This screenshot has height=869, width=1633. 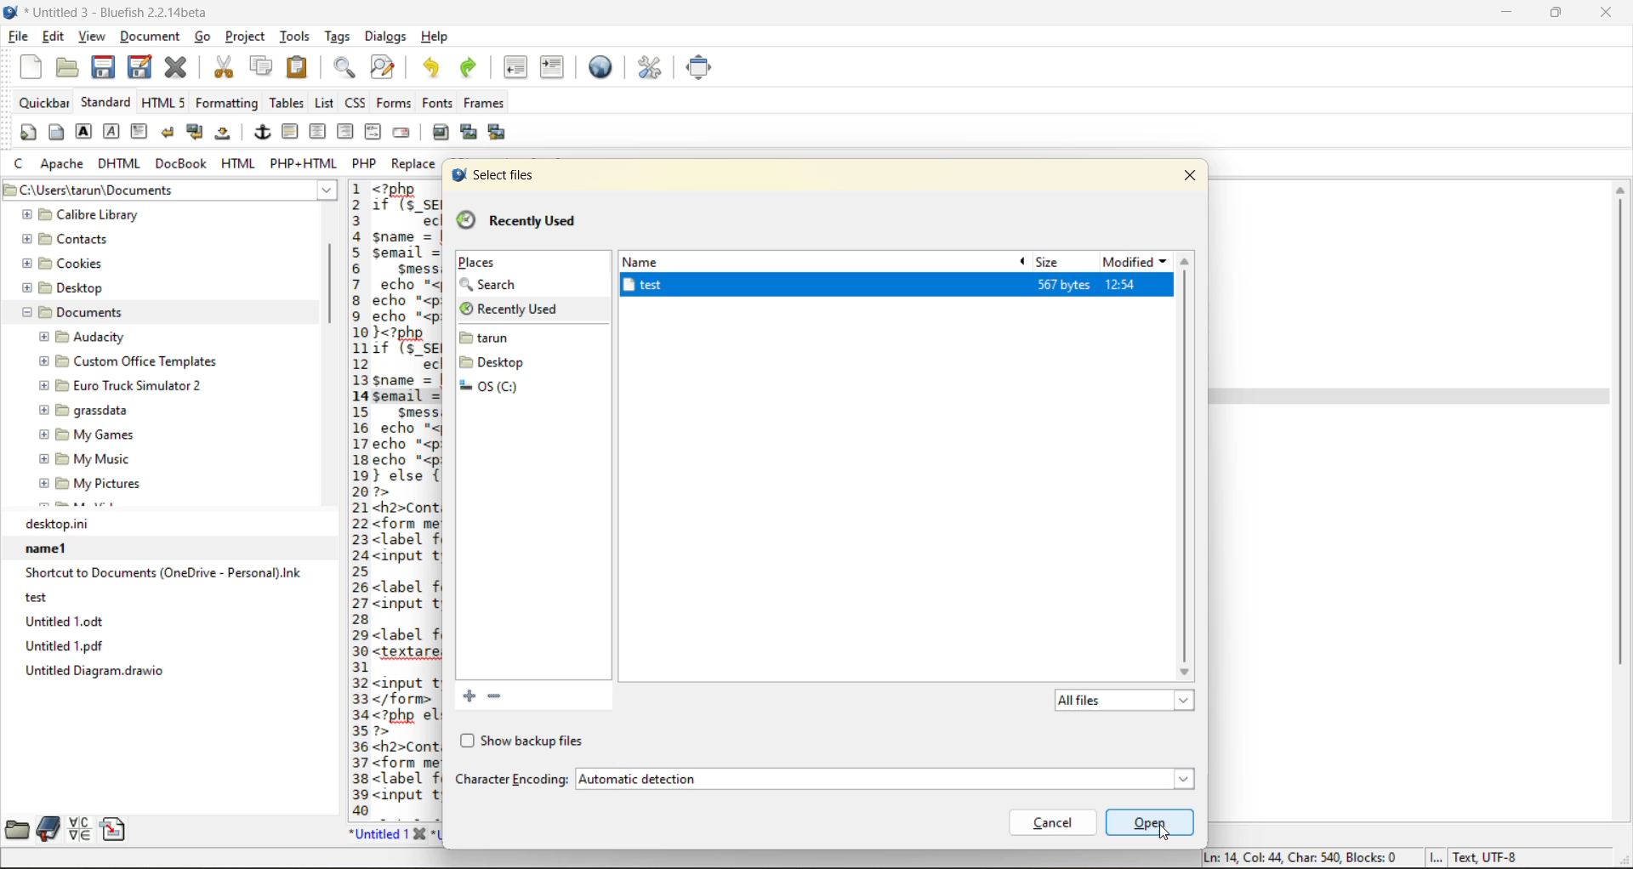 What do you see at coordinates (169, 621) in the screenshot?
I see `Untitled 1.odt` at bounding box center [169, 621].